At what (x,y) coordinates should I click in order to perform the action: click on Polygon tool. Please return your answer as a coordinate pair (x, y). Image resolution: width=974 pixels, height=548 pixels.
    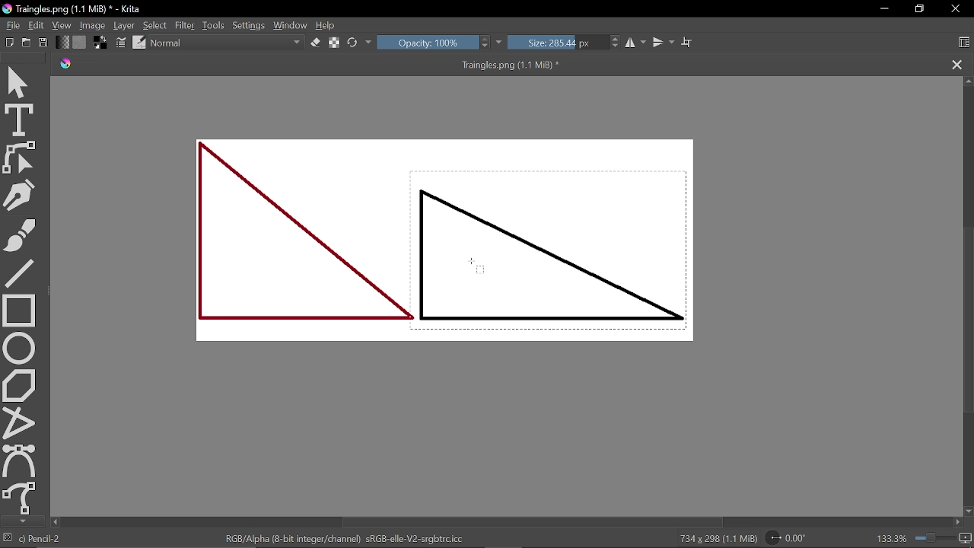
    Looking at the image, I should click on (20, 385).